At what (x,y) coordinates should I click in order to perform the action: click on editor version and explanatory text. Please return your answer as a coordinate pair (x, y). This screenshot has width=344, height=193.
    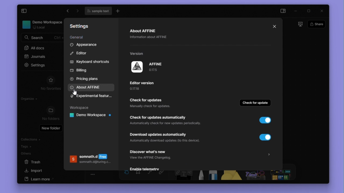
    Looking at the image, I should click on (141, 86).